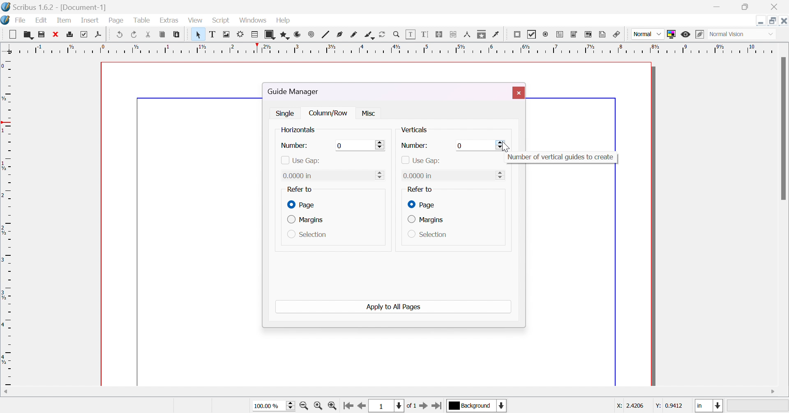 This screenshot has height=413, width=789. What do you see at coordinates (311, 34) in the screenshot?
I see `spiral` at bounding box center [311, 34].